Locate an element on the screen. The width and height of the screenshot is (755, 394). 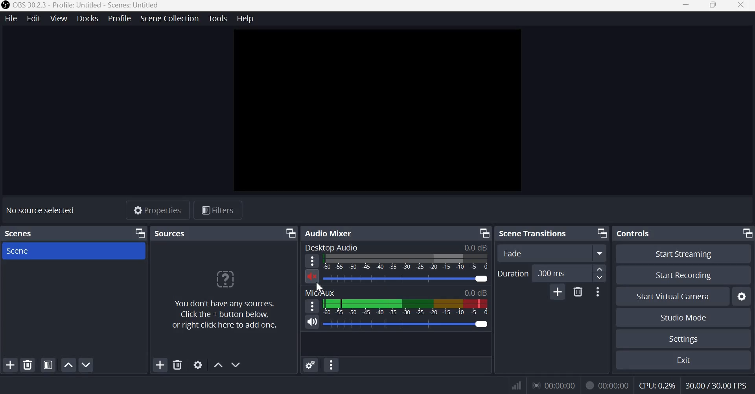
Dock Options icon is located at coordinates (139, 232).